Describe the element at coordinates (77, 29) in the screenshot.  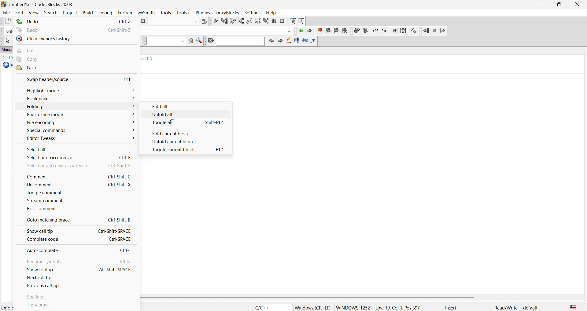
I see `redo` at that location.